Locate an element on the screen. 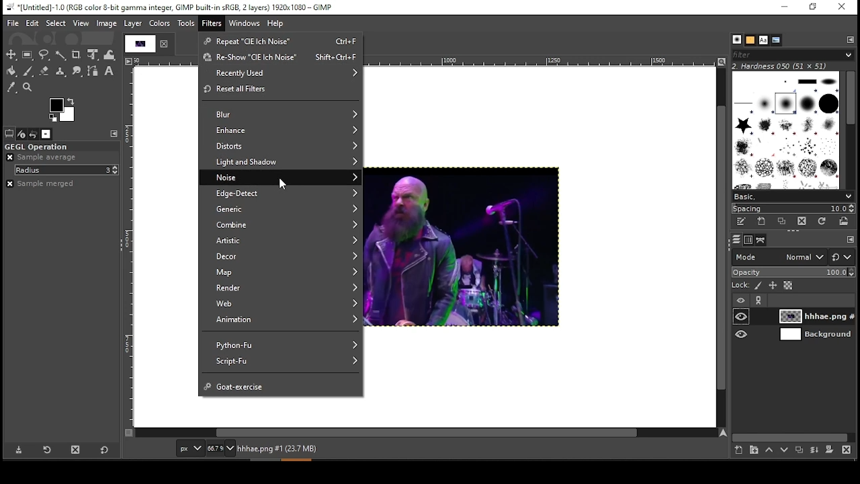 The width and height of the screenshot is (860, 484). paths tool is located at coordinates (94, 72).